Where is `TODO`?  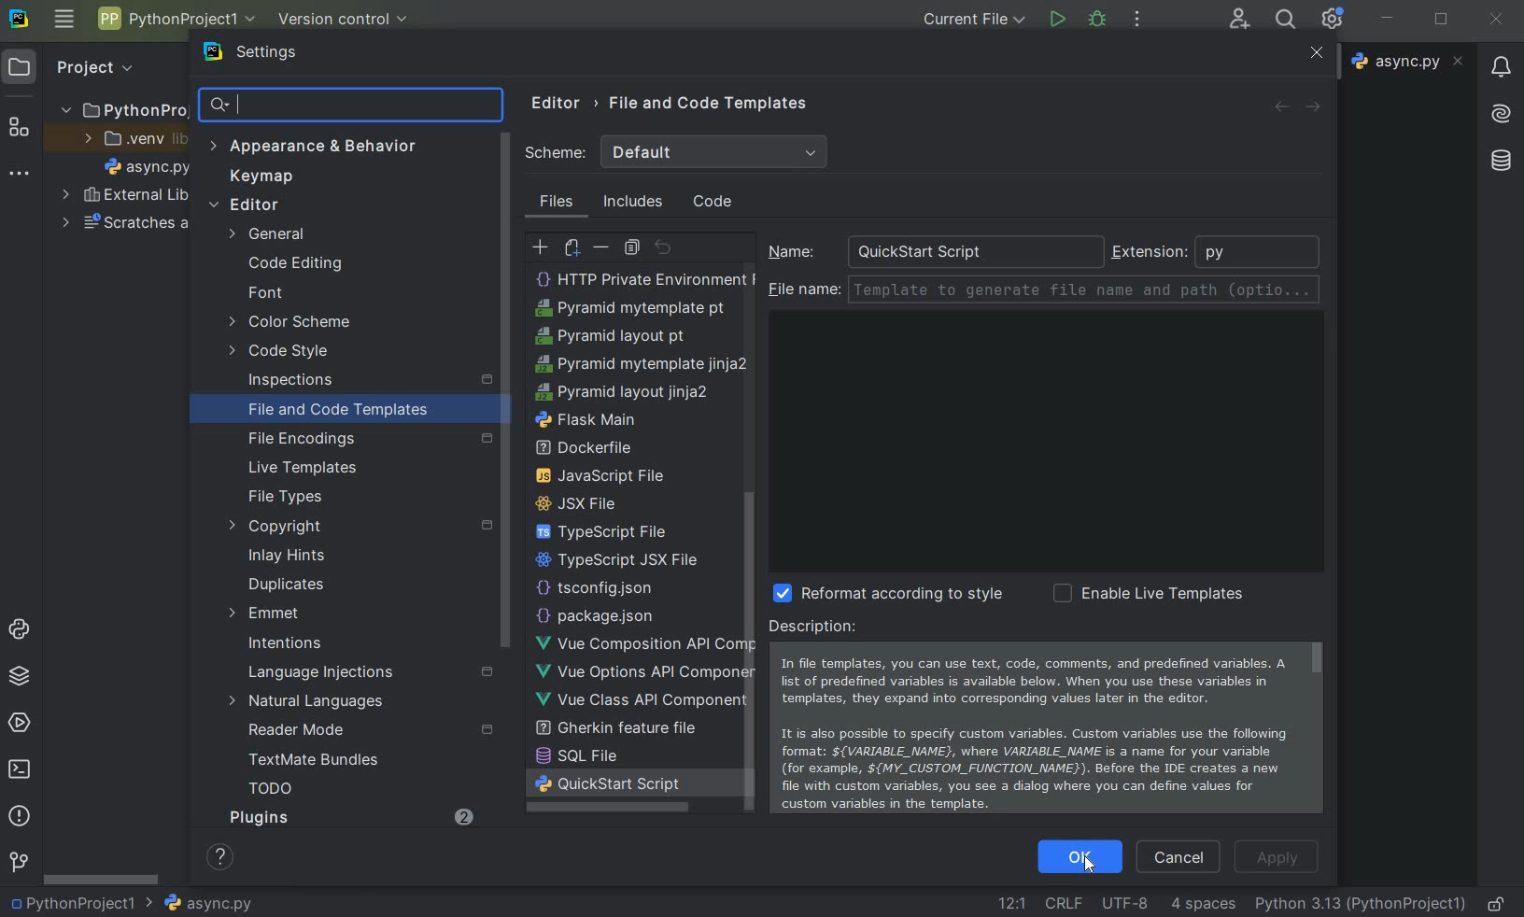
TODO is located at coordinates (295, 789).